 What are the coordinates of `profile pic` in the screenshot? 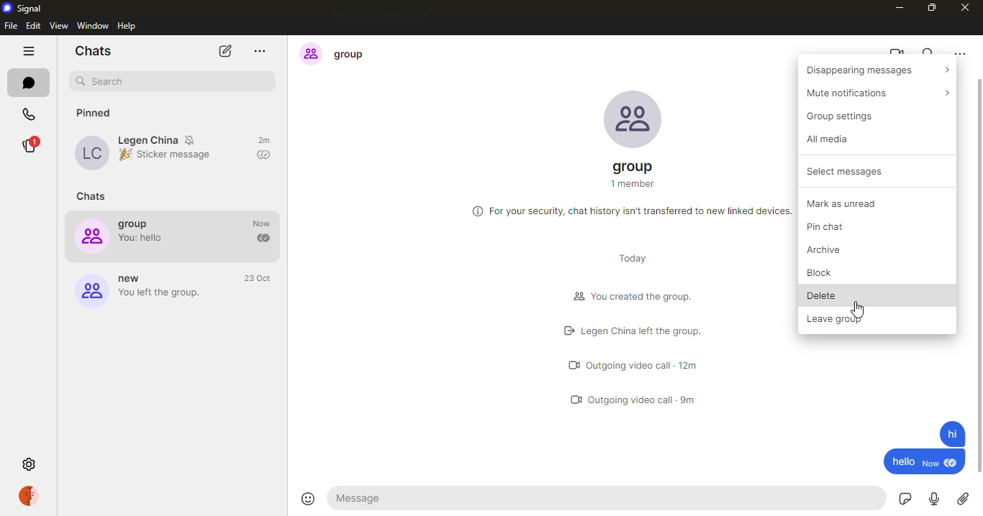 It's located at (635, 117).